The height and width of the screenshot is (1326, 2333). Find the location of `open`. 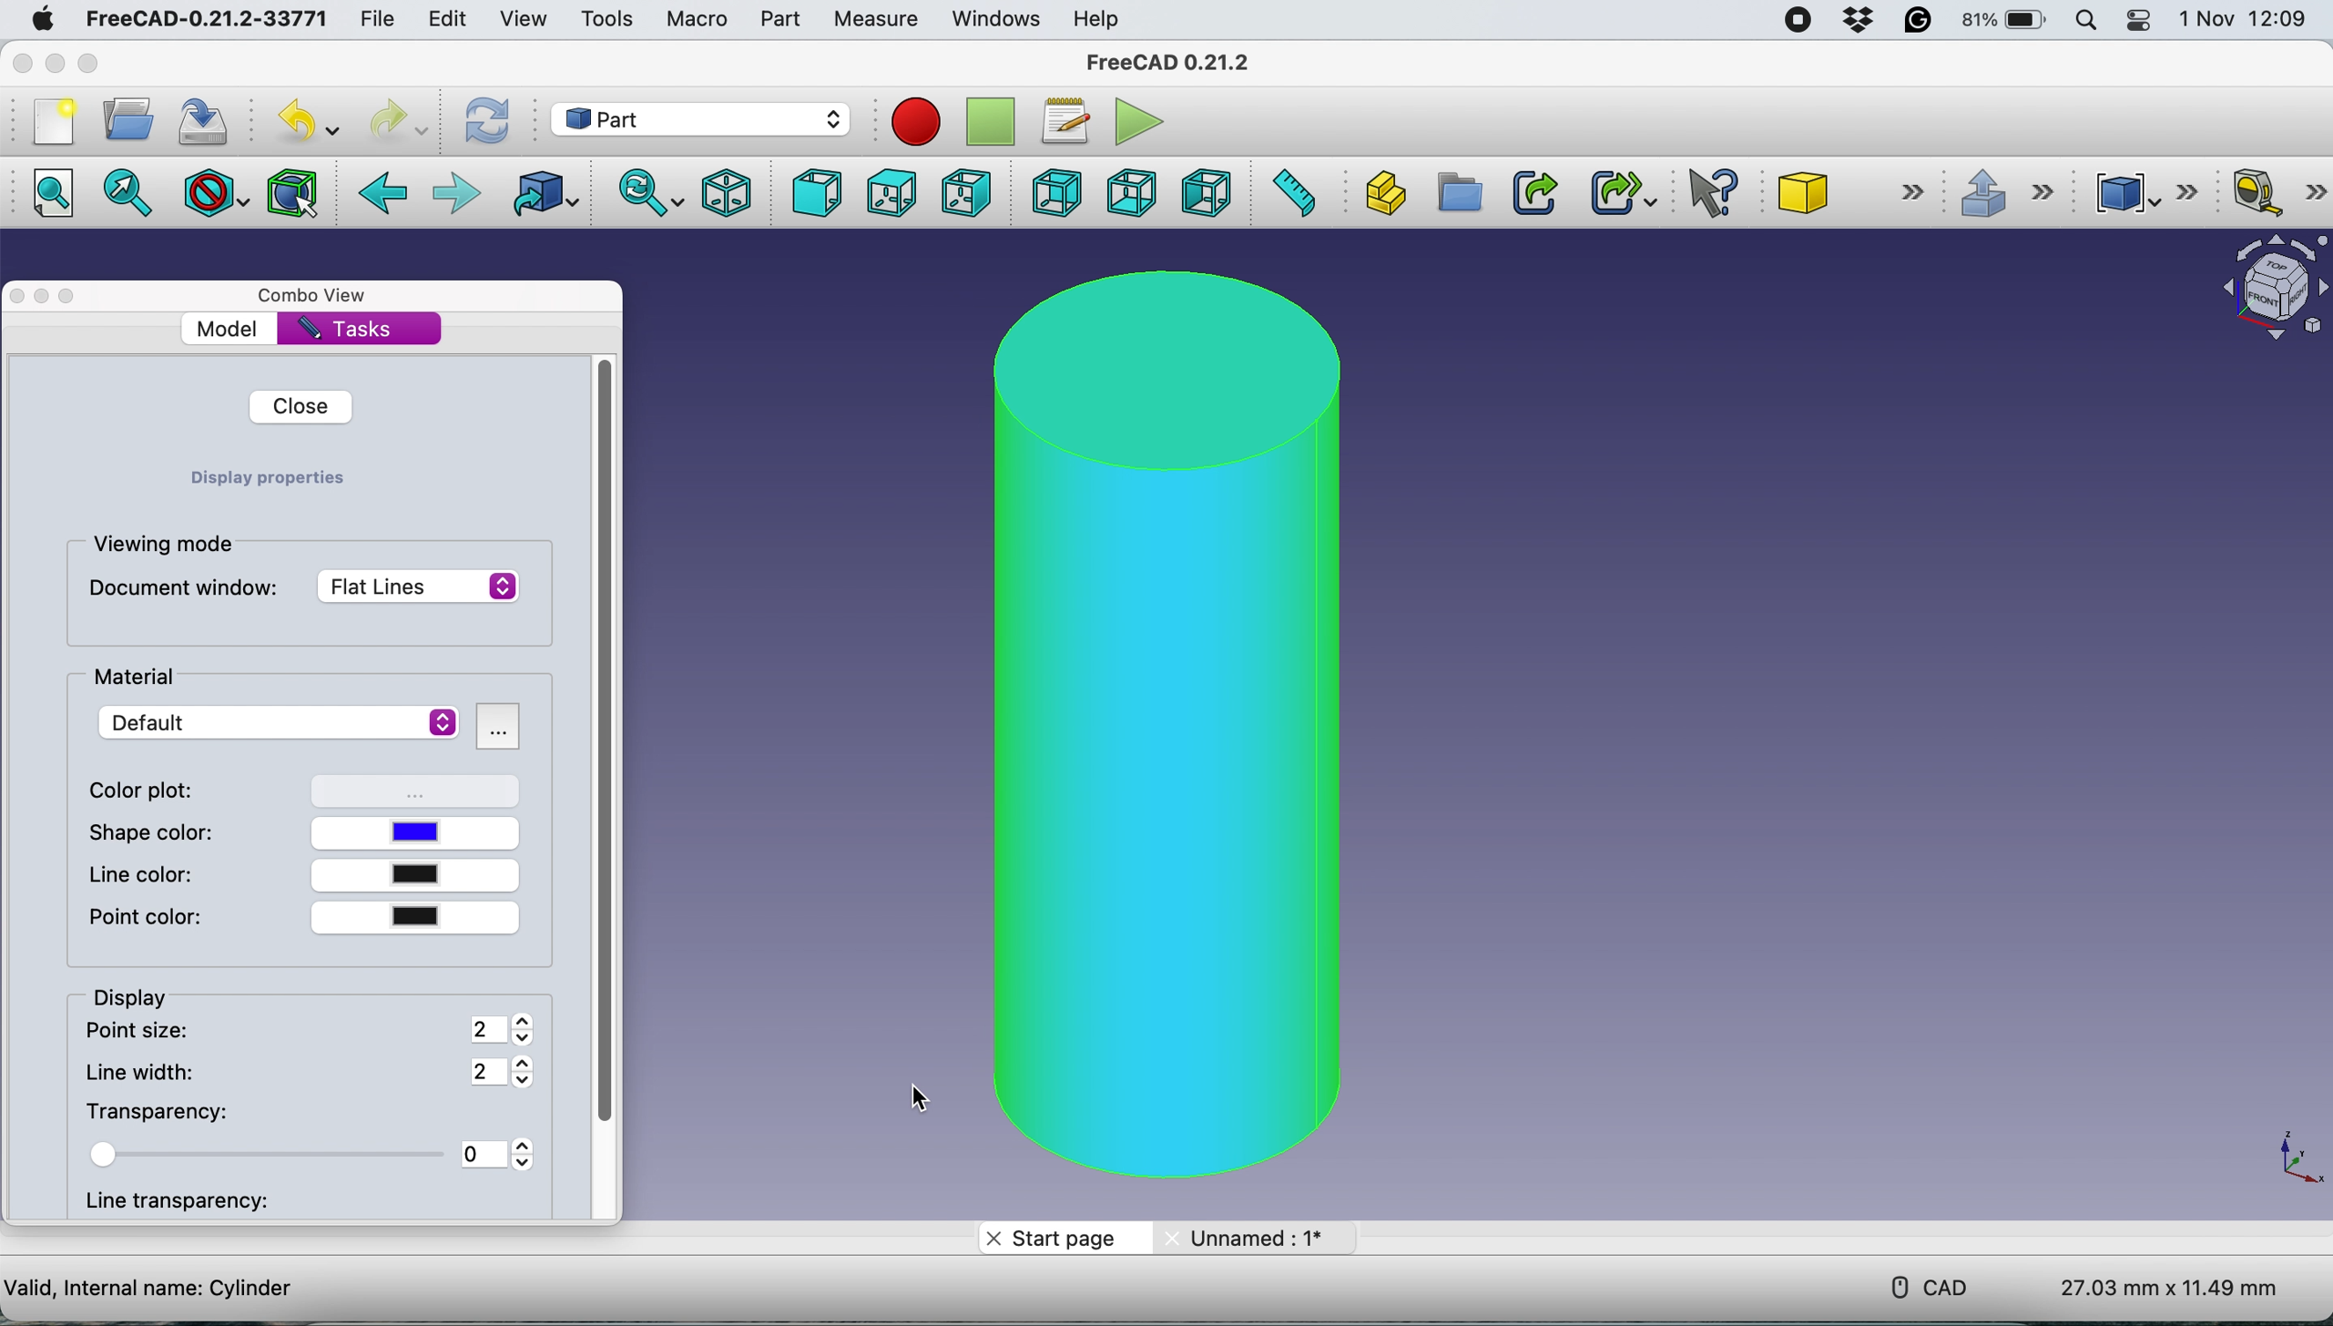

open is located at coordinates (125, 121).